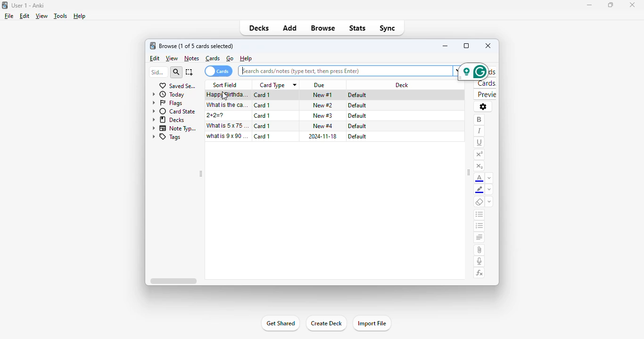 This screenshot has height=339, width=644. What do you see at coordinates (230, 58) in the screenshot?
I see `go` at bounding box center [230, 58].